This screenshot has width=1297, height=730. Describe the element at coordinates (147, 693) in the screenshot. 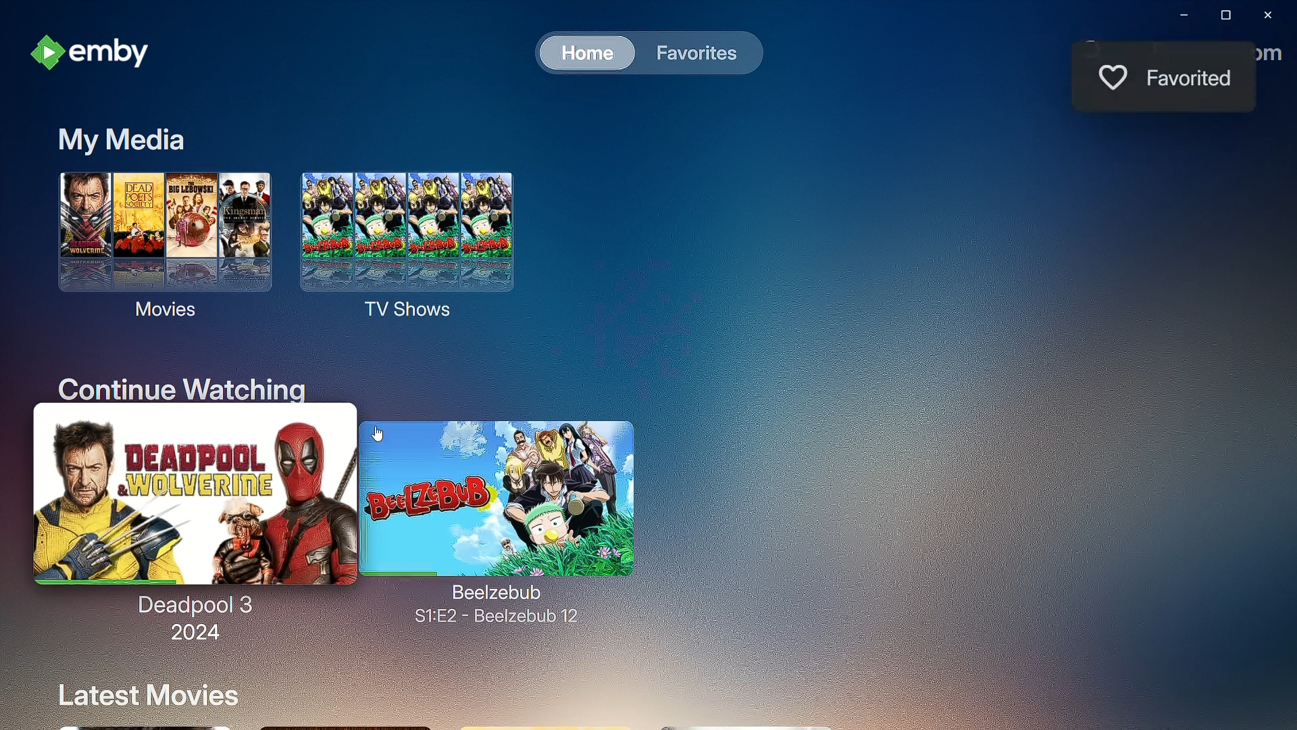

I see `Latest Movies` at that location.